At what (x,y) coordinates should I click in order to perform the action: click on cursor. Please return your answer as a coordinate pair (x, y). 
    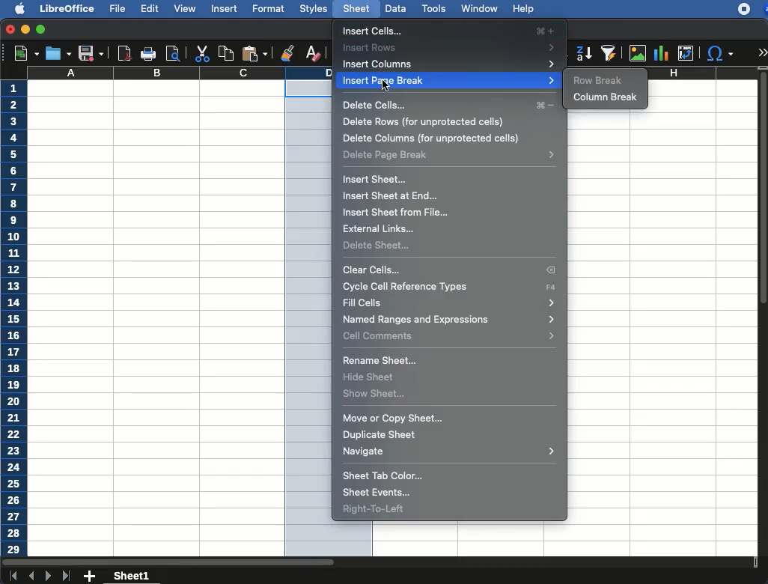
    Looking at the image, I should click on (387, 85).